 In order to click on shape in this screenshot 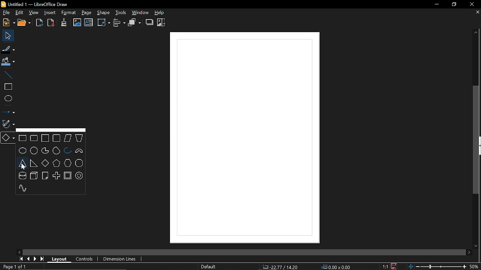, I will do `click(103, 12)`.